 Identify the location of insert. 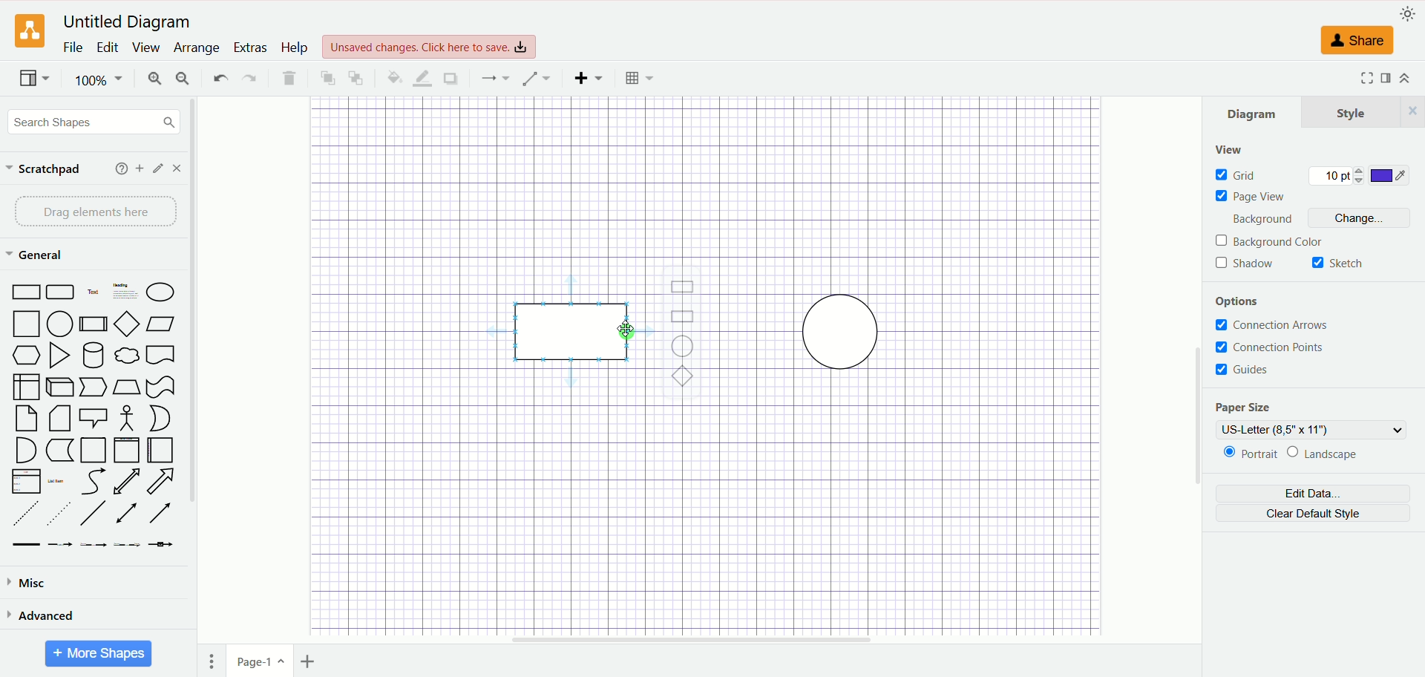
(589, 79).